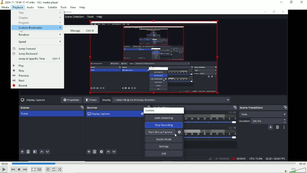 The height and width of the screenshot is (173, 307). Describe the element at coordinates (33, 169) in the screenshot. I see `Toggle video in fullscreen` at that location.